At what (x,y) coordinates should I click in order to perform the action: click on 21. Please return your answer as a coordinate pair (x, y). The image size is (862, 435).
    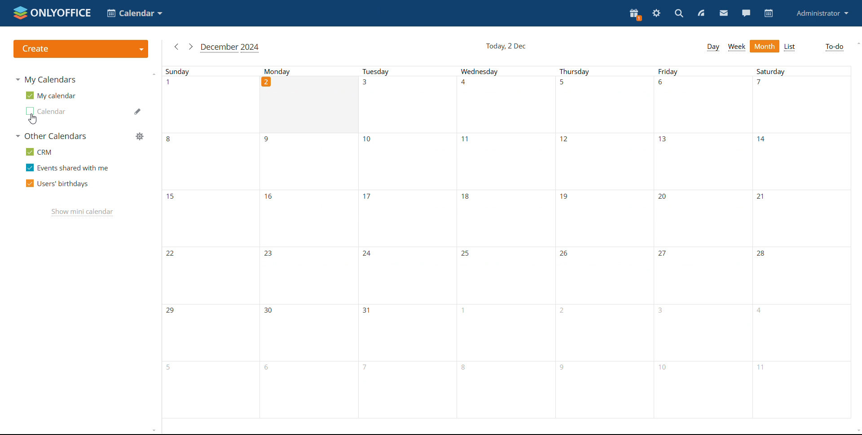
    Looking at the image, I should click on (804, 217).